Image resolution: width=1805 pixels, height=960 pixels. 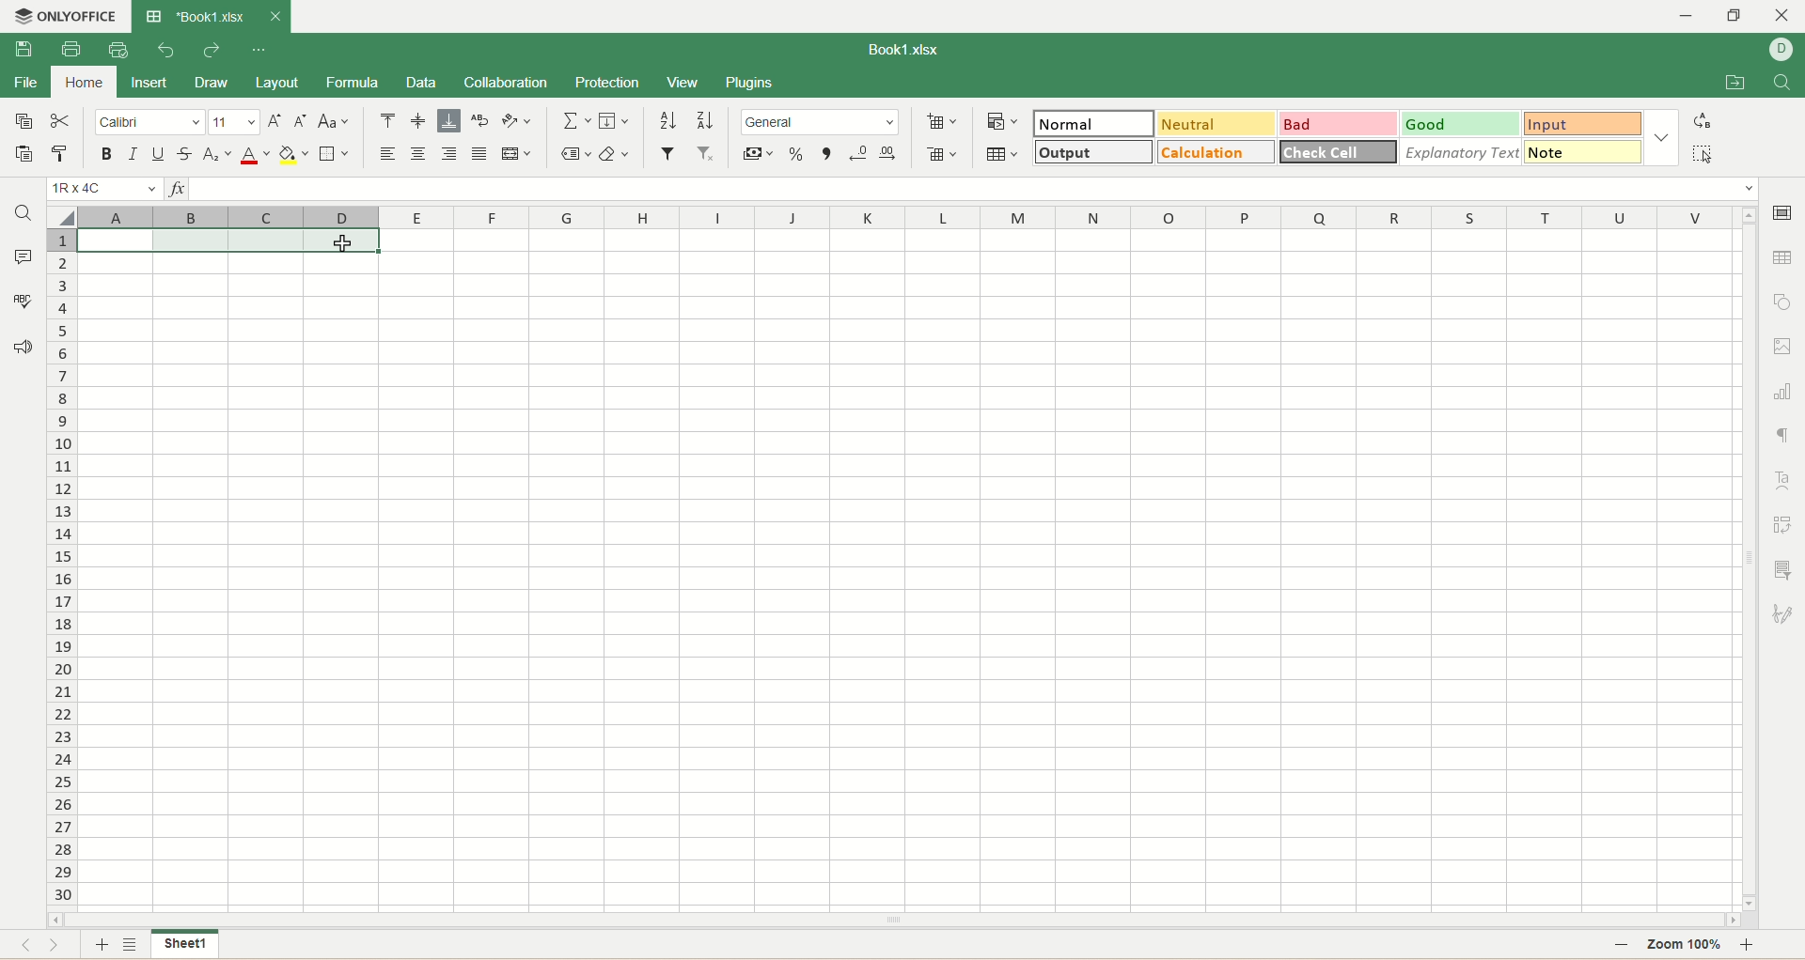 What do you see at coordinates (1006, 154) in the screenshot?
I see `table` at bounding box center [1006, 154].